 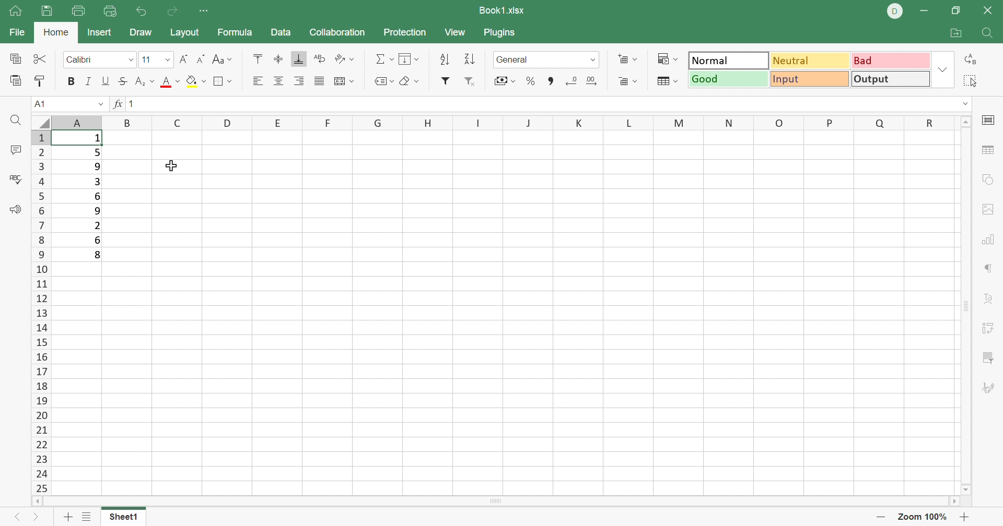 What do you see at coordinates (86, 61) in the screenshot?
I see `Font` at bounding box center [86, 61].